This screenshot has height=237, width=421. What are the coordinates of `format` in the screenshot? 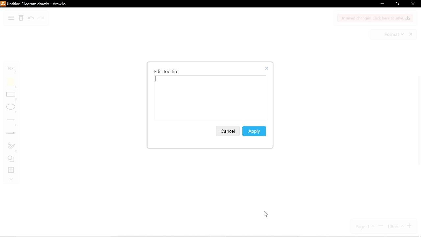 It's located at (393, 35).